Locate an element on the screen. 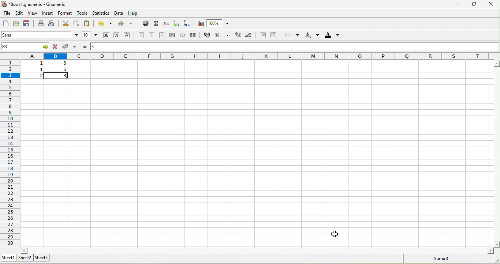  sheet 2 is located at coordinates (27, 258).